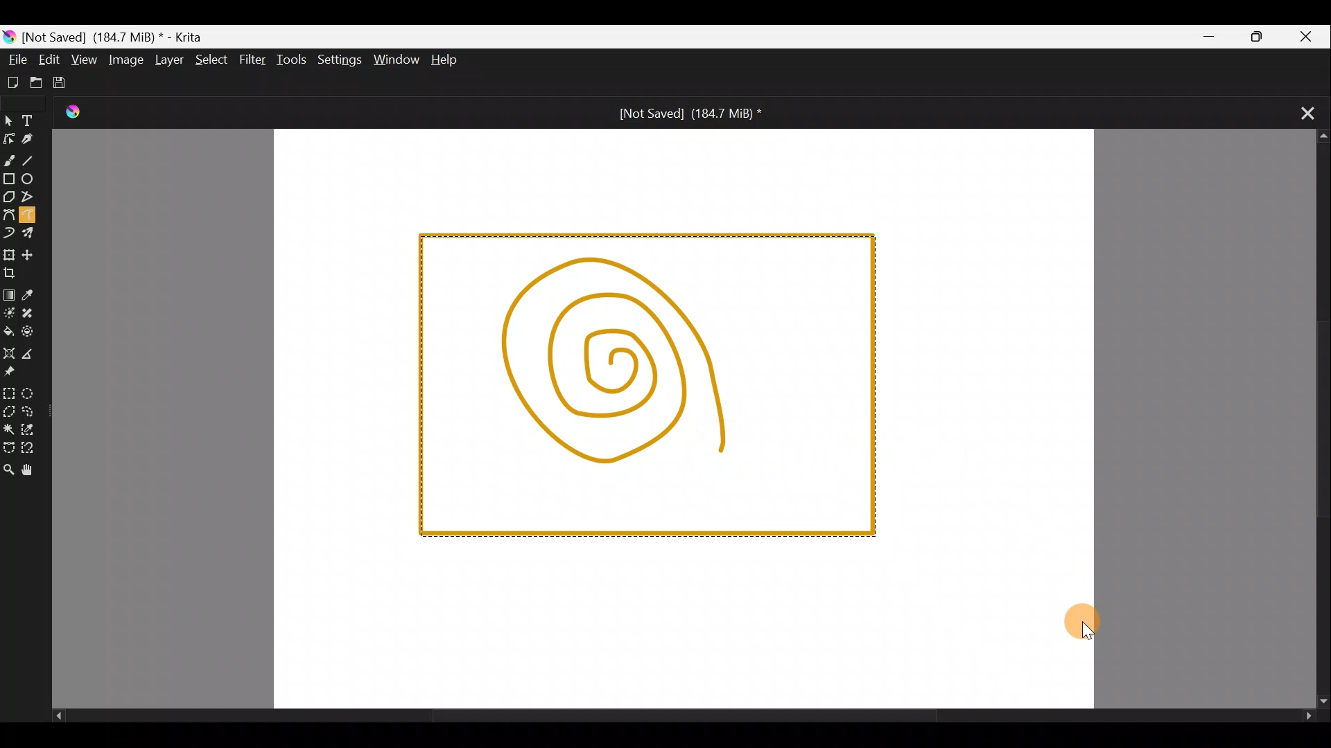  Describe the element at coordinates (252, 61) in the screenshot. I see `Filter` at that location.